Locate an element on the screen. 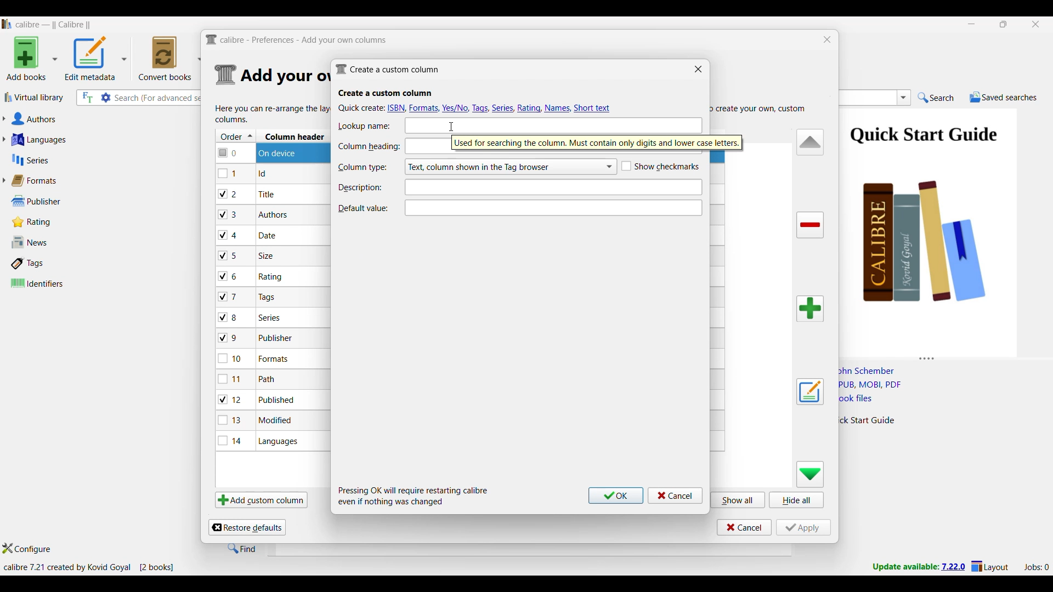 The width and height of the screenshot is (1053, 592). Section details is located at coordinates (284, 76).